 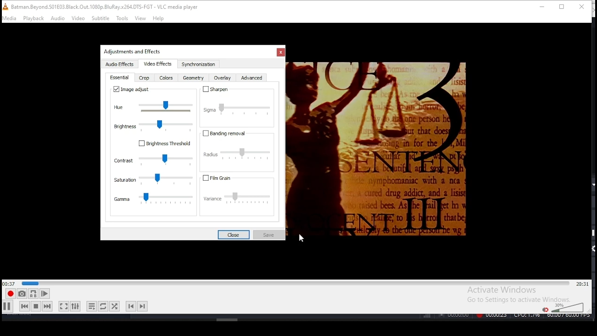 I want to click on , so click(x=376, y=148).